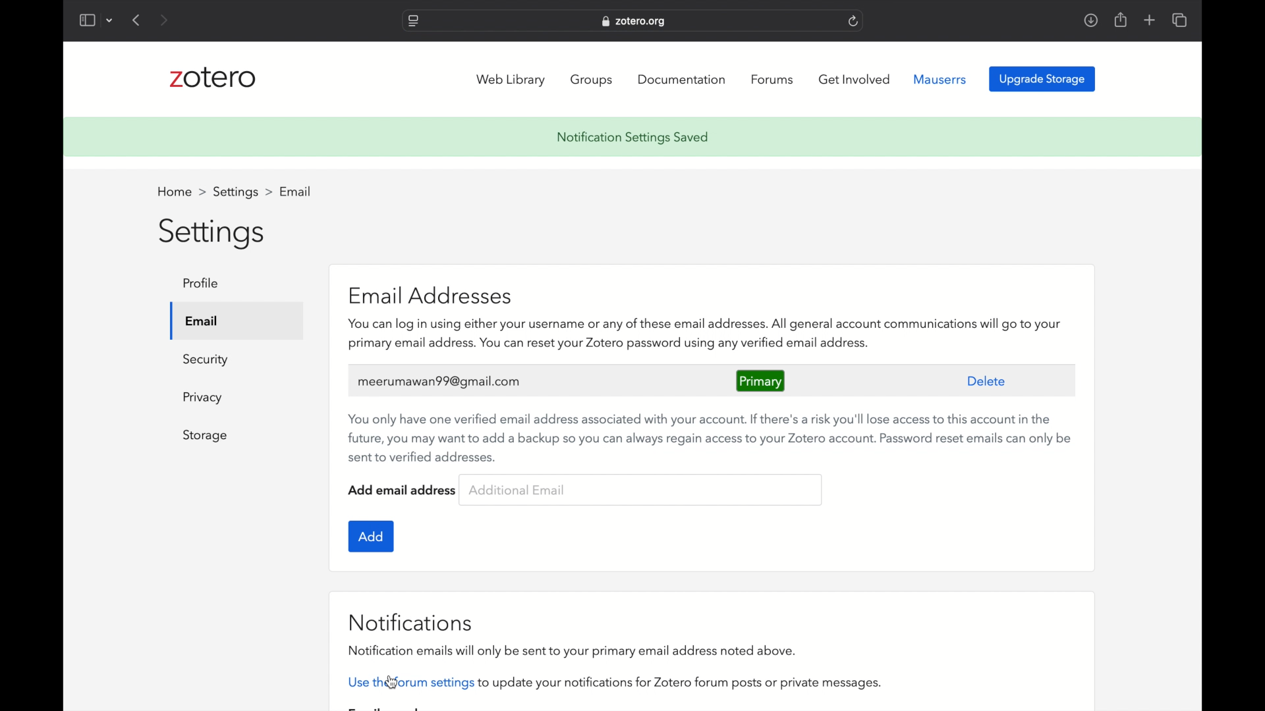  I want to click on home, so click(181, 192).